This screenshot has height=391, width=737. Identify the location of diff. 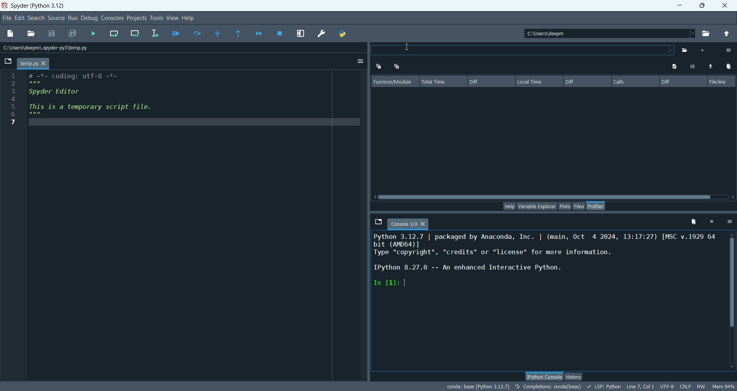
(683, 81).